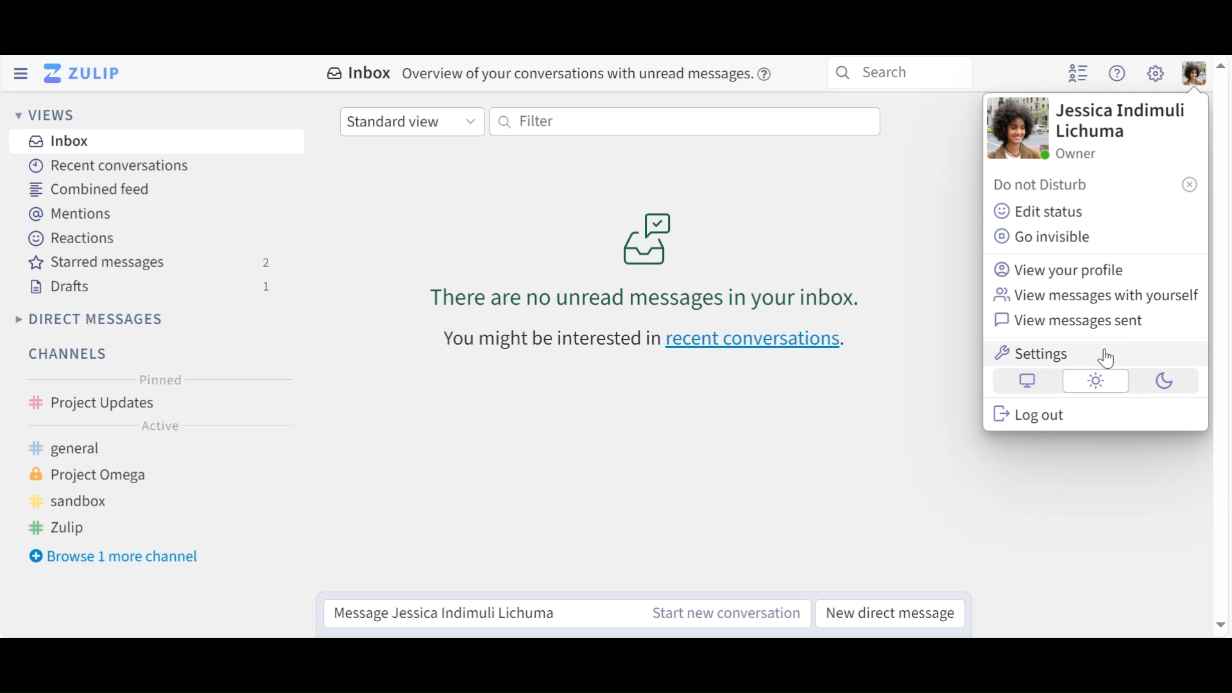 This screenshot has height=693, width=1232. I want to click on Owner/member, so click(1080, 153).